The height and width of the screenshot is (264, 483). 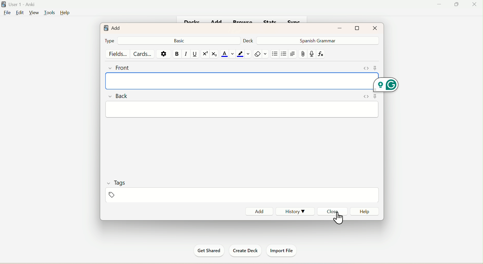 What do you see at coordinates (303, 54) in the screenshot?
I see `Attach` at bounding box center [303, 54].